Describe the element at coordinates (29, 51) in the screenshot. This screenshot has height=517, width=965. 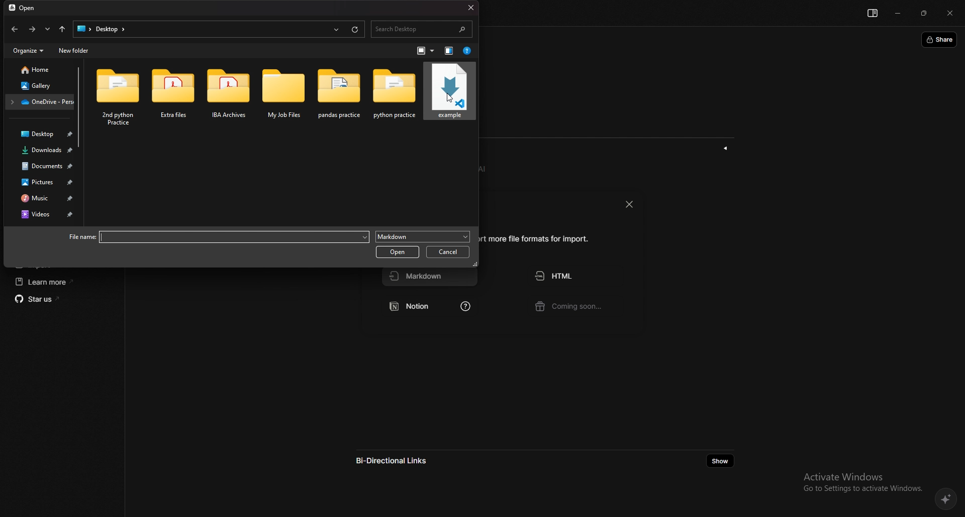
I see `organize` at that location.